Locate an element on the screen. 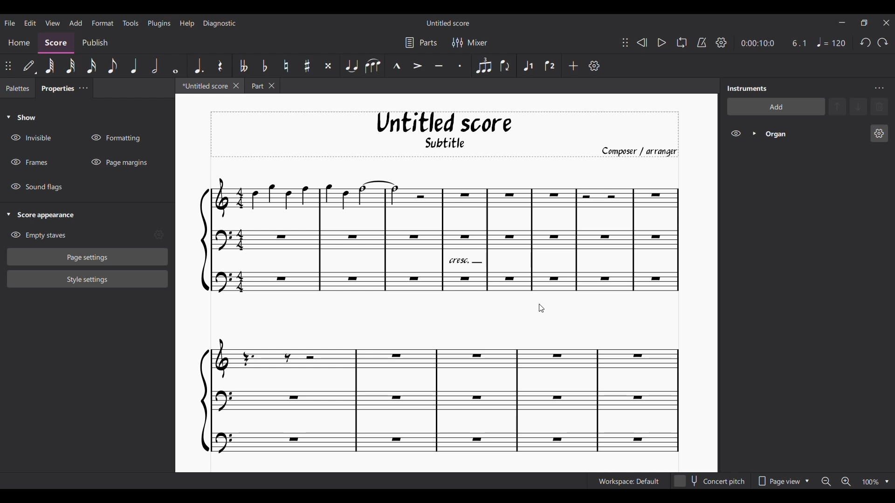  Move selection down is located at coordinates (858, 106).